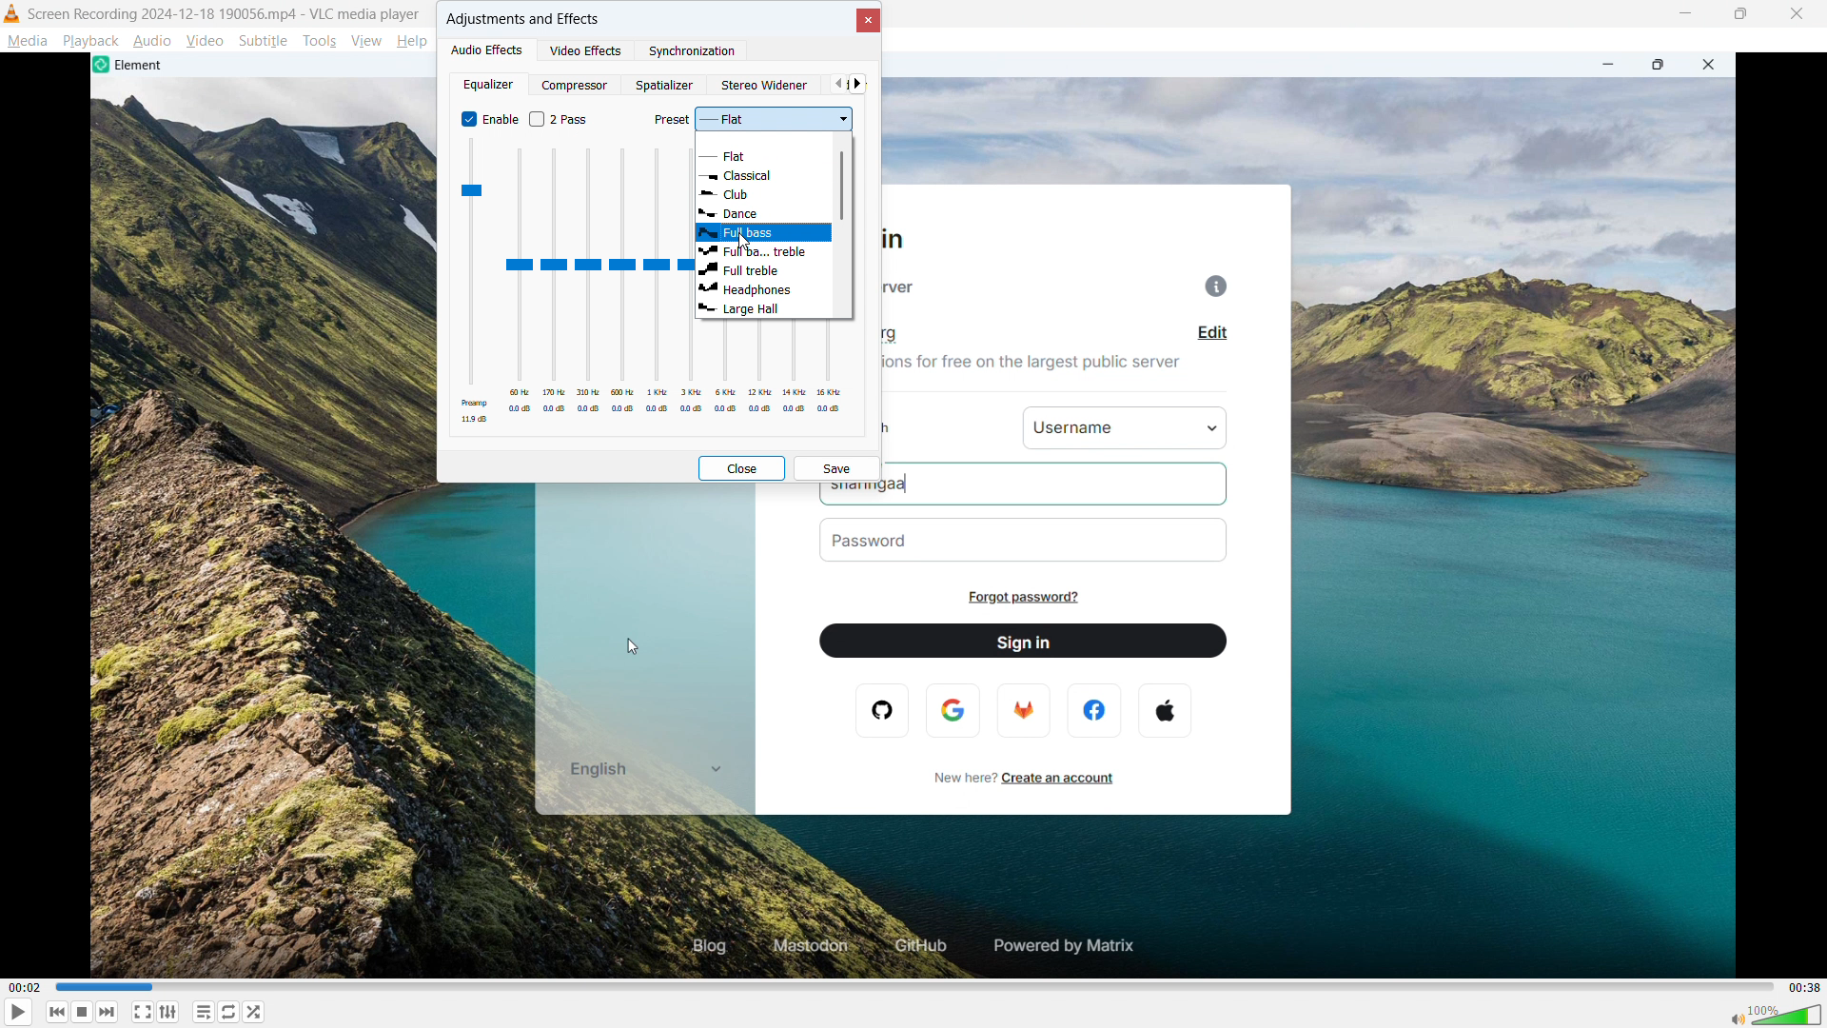 The image size is (1827, 1028). I want to click on Stereo widener , so click(766, 85).